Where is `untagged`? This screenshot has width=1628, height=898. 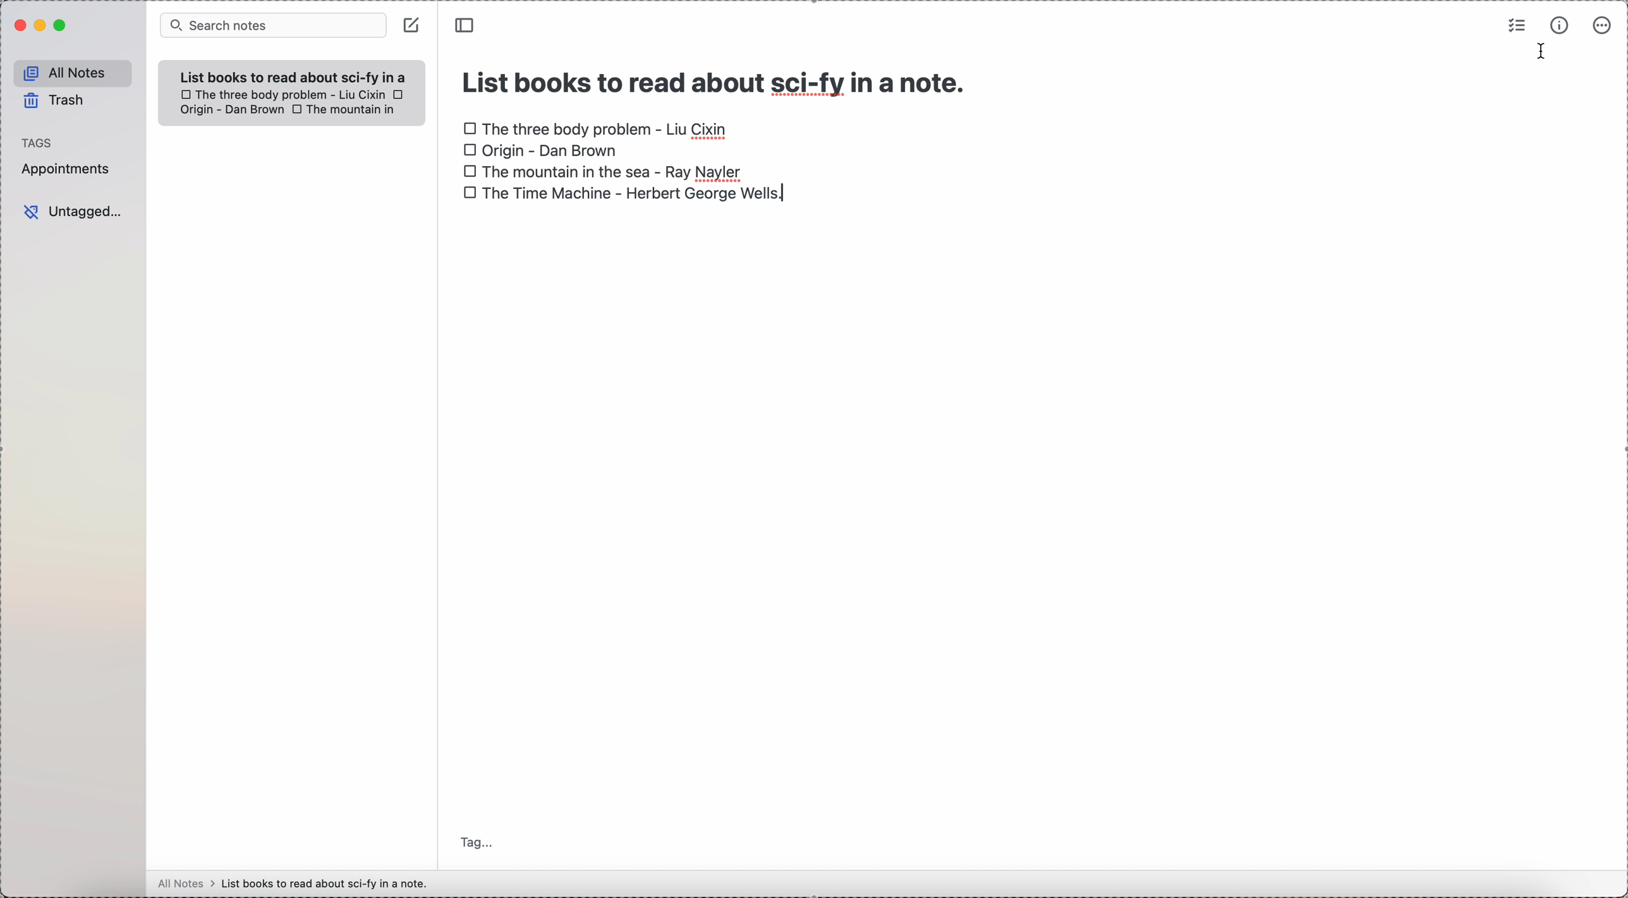
untagged is located at coordinates (73, 212).